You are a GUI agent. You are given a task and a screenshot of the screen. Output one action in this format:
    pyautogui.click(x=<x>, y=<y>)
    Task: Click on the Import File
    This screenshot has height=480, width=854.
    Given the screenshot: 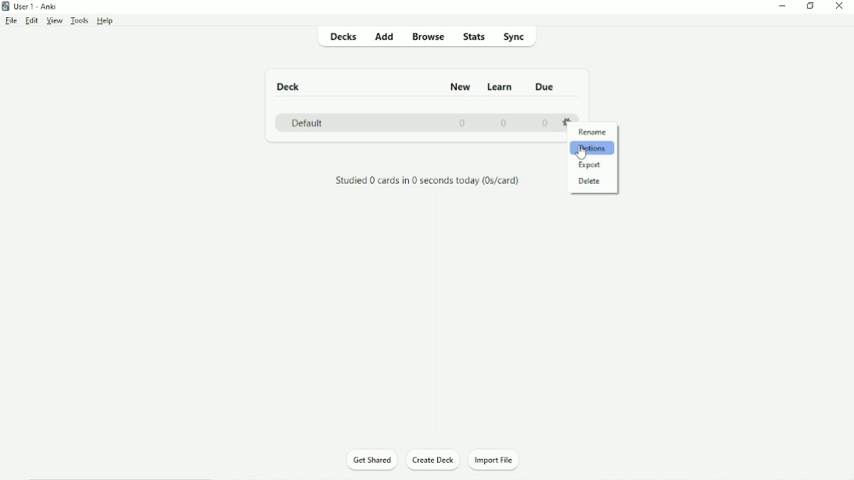 What is the action you would take?
    pyautogui.click(x=501, y=460)
    